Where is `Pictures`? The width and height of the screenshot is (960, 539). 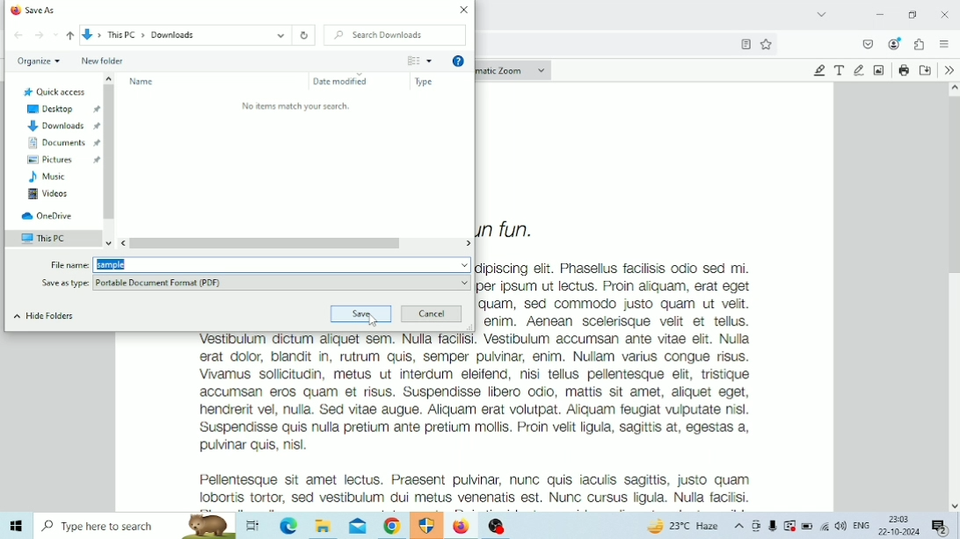 Pictures is located at coordinates (58, 160).